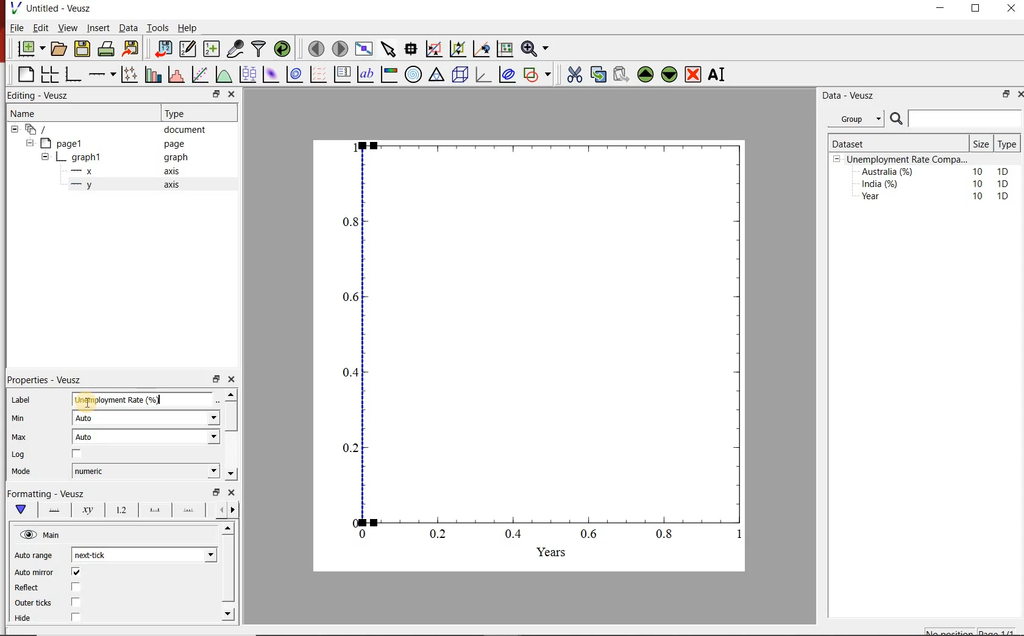  What do you see at coordinates (955, 119) in the screenshot?
I see `search bar` at bounding box center [955, 119].